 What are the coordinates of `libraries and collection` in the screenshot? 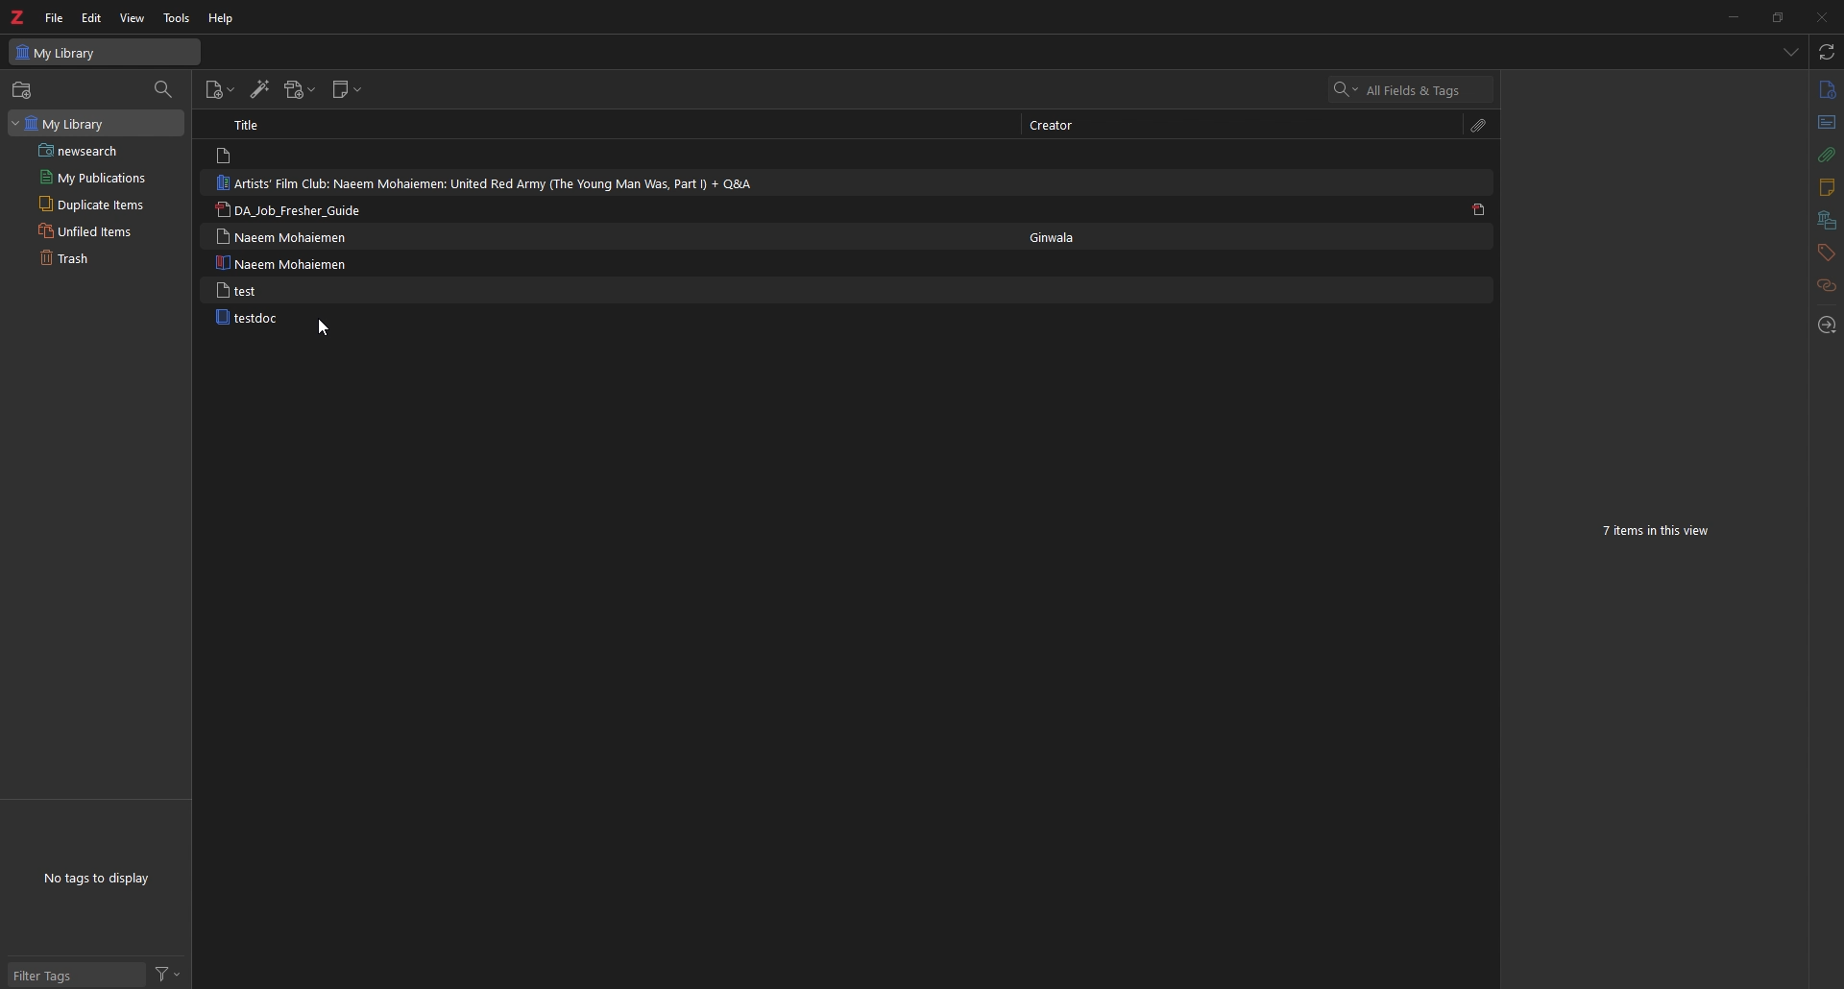 It's located at (1826, 220).